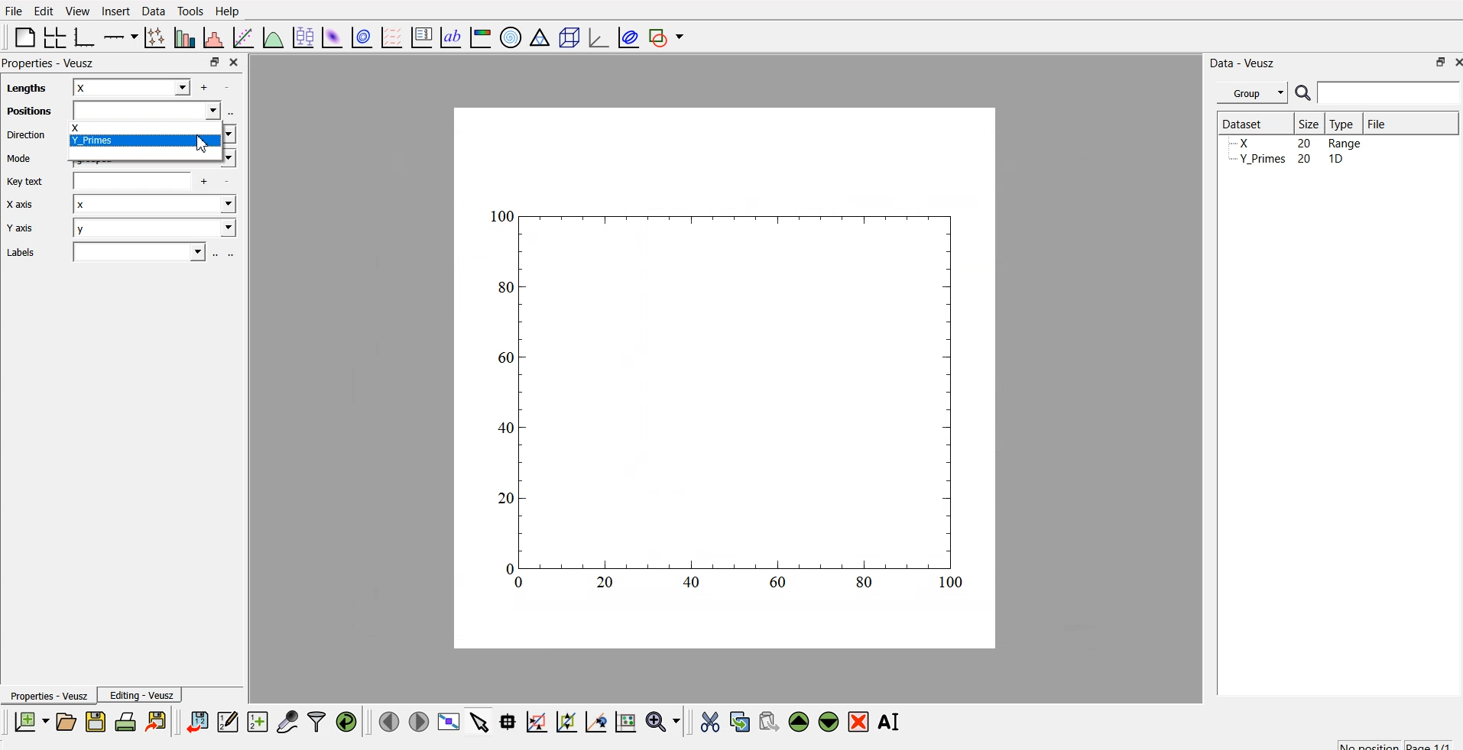 The image size is (1463, 750). What do you see at coordinates (229, 721) in the screenshot?
I see `editor` at bounding box center [229, 721].